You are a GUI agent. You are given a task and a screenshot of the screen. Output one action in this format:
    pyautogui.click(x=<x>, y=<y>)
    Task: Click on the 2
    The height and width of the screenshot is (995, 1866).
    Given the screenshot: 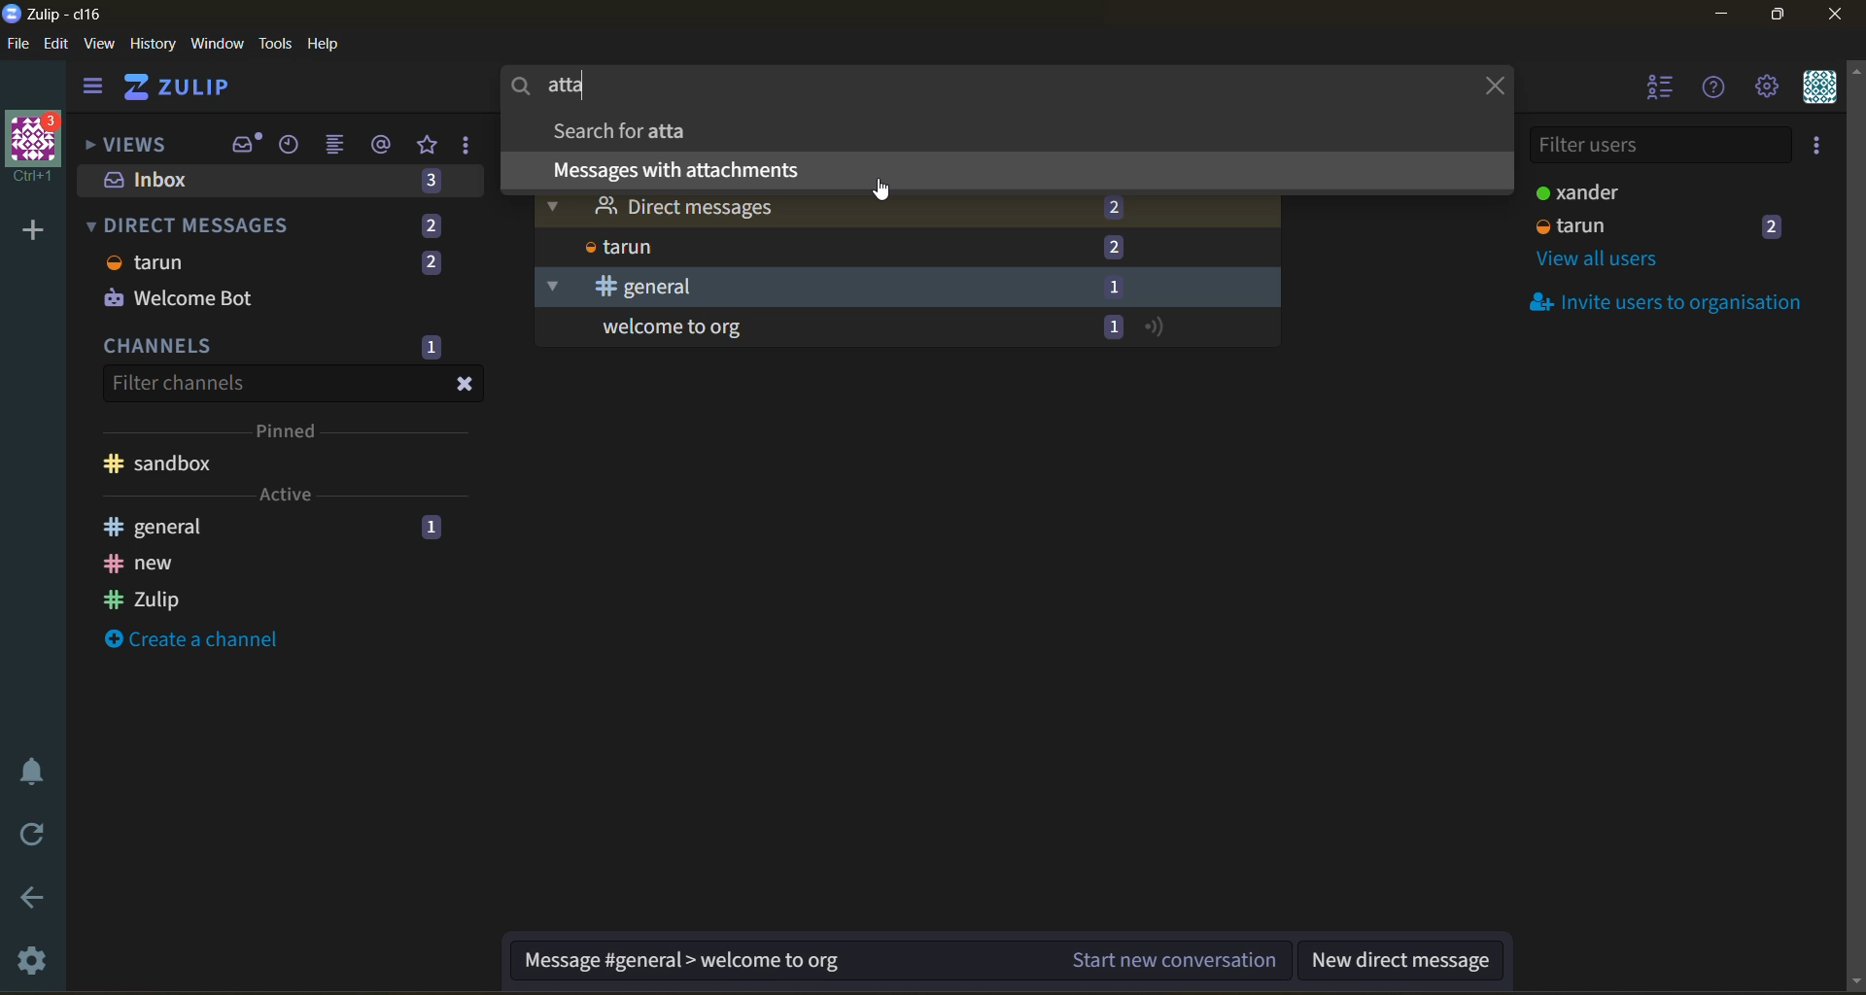 What is the action you would take?
    pyautogui.click(x=1108, y=205)
    